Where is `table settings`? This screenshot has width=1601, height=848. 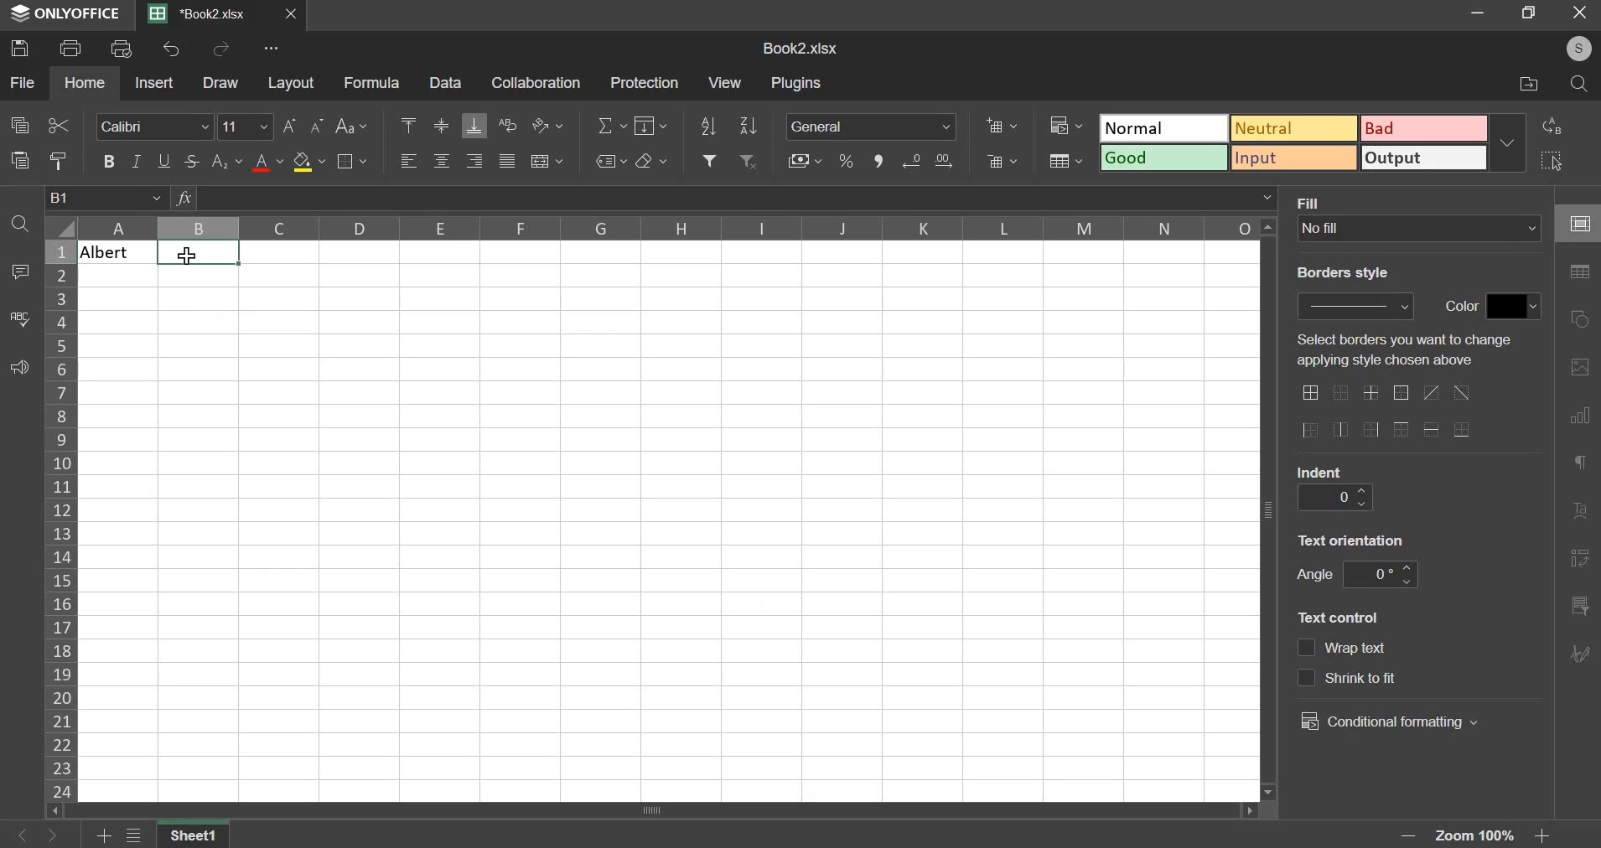 table settings is located at coordinates (1581, 272).